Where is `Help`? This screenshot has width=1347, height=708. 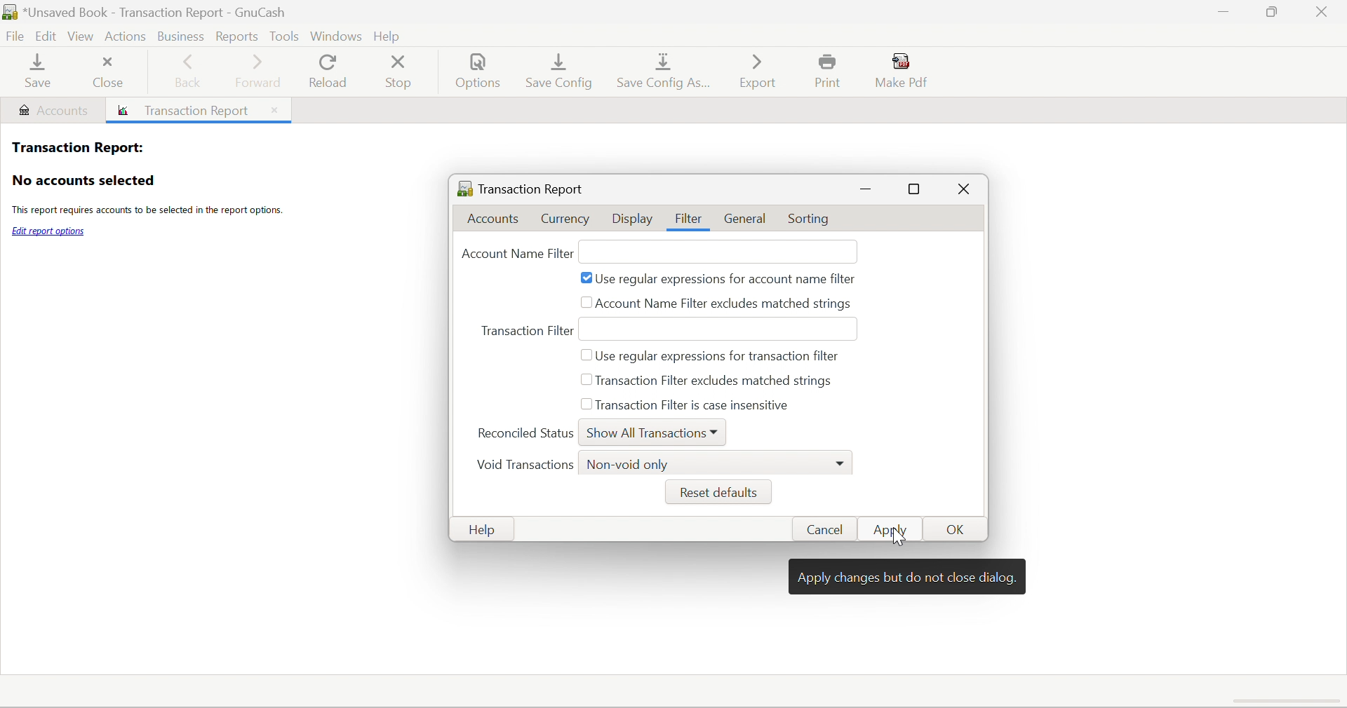
Help is located at coordinates (485, 530).